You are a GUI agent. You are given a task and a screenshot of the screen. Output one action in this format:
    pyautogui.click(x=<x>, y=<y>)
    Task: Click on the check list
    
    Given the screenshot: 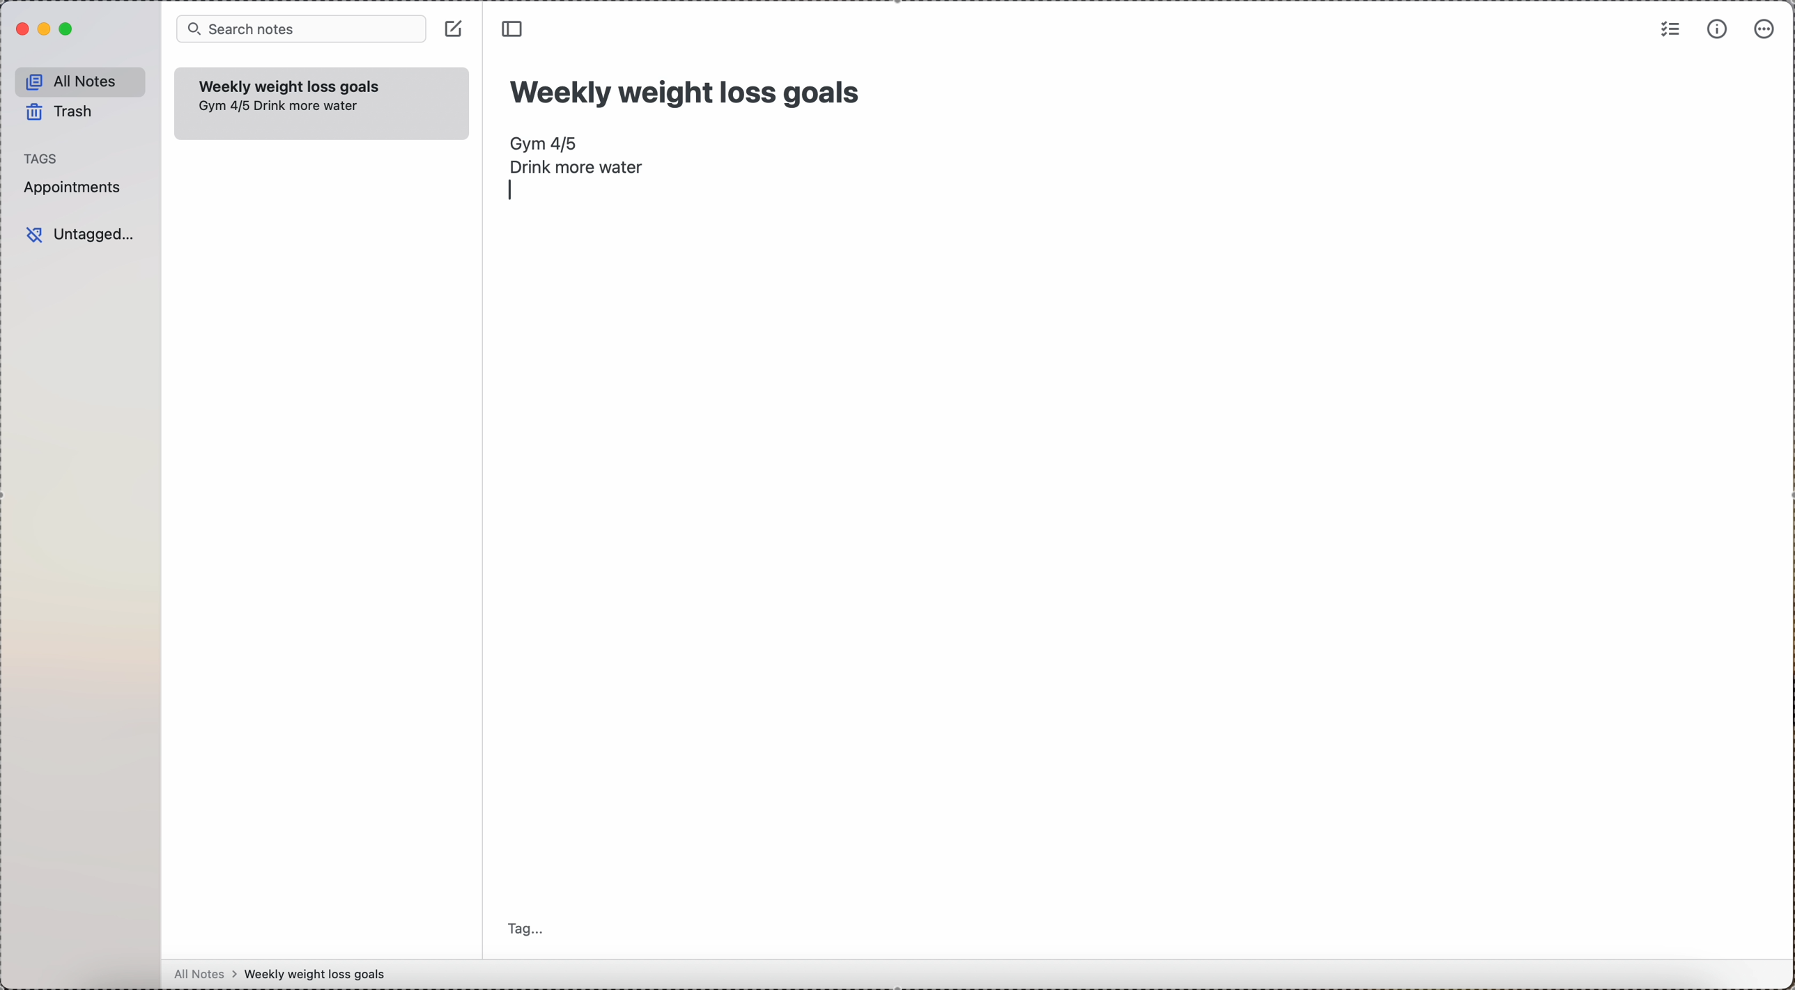 What is the action you would take?
    pyautogui.click(x=1668, y=31)
    